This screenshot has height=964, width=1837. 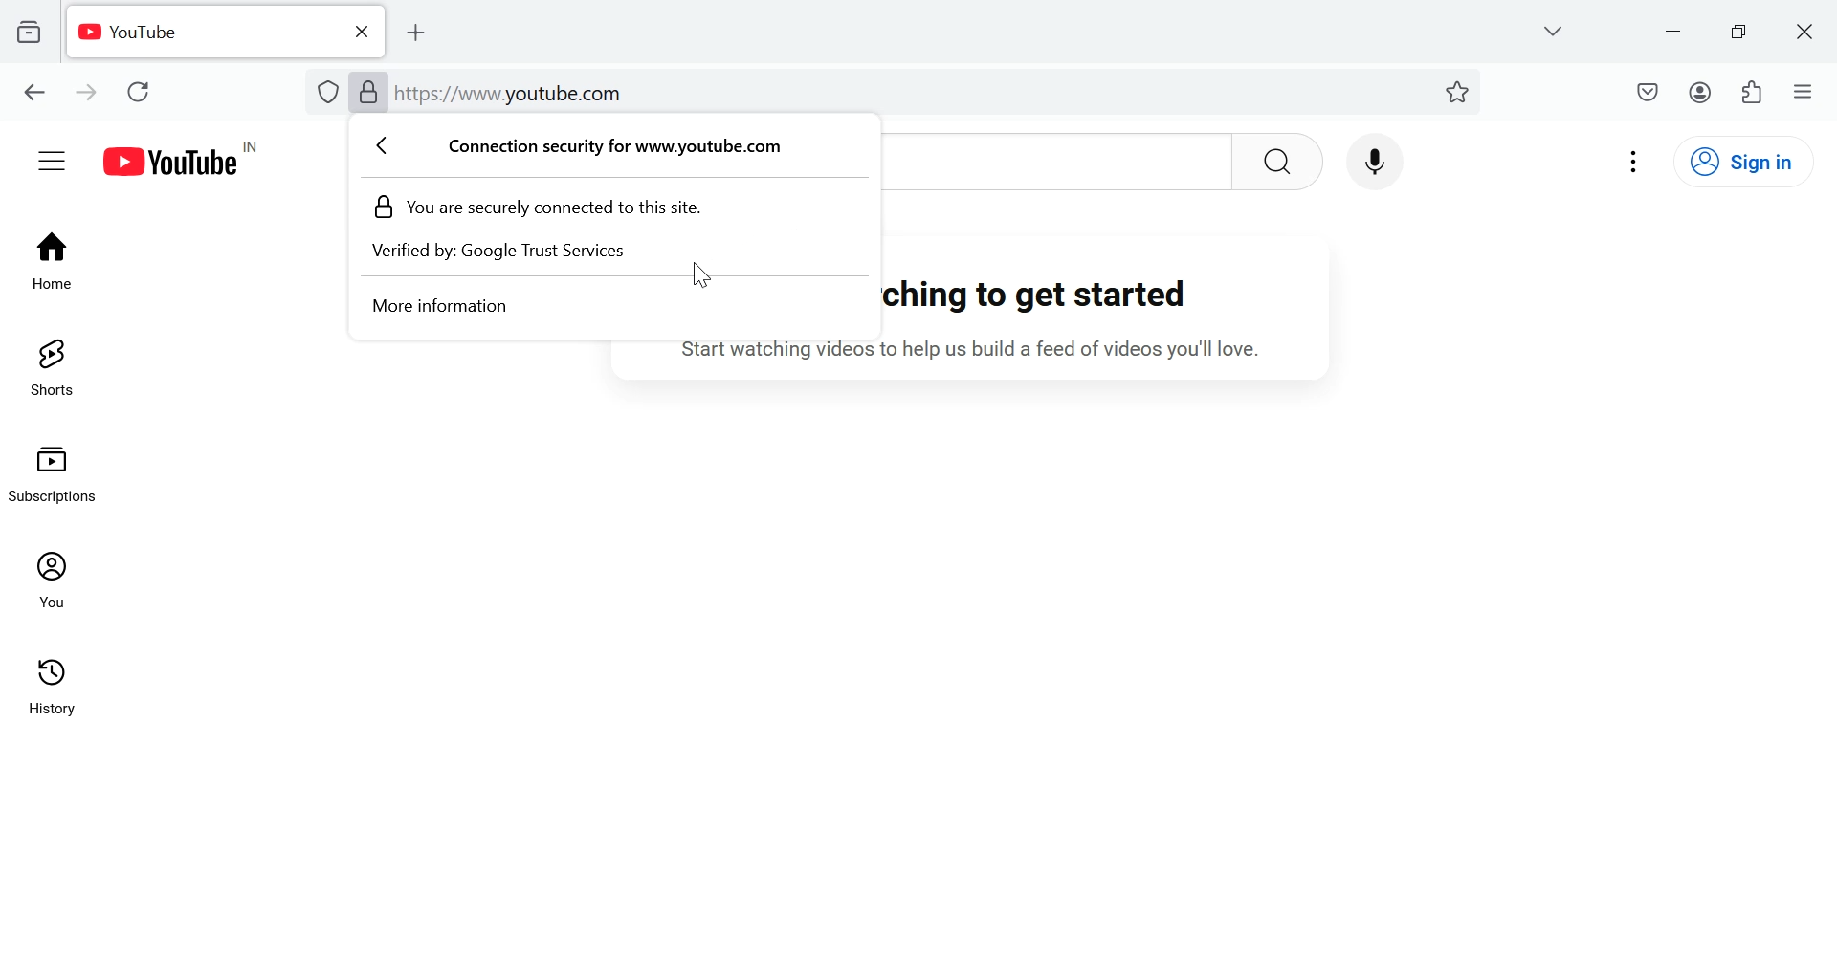 I want to click on No trackers known to Firefox were detected on this page, so click(x=329, y=92).